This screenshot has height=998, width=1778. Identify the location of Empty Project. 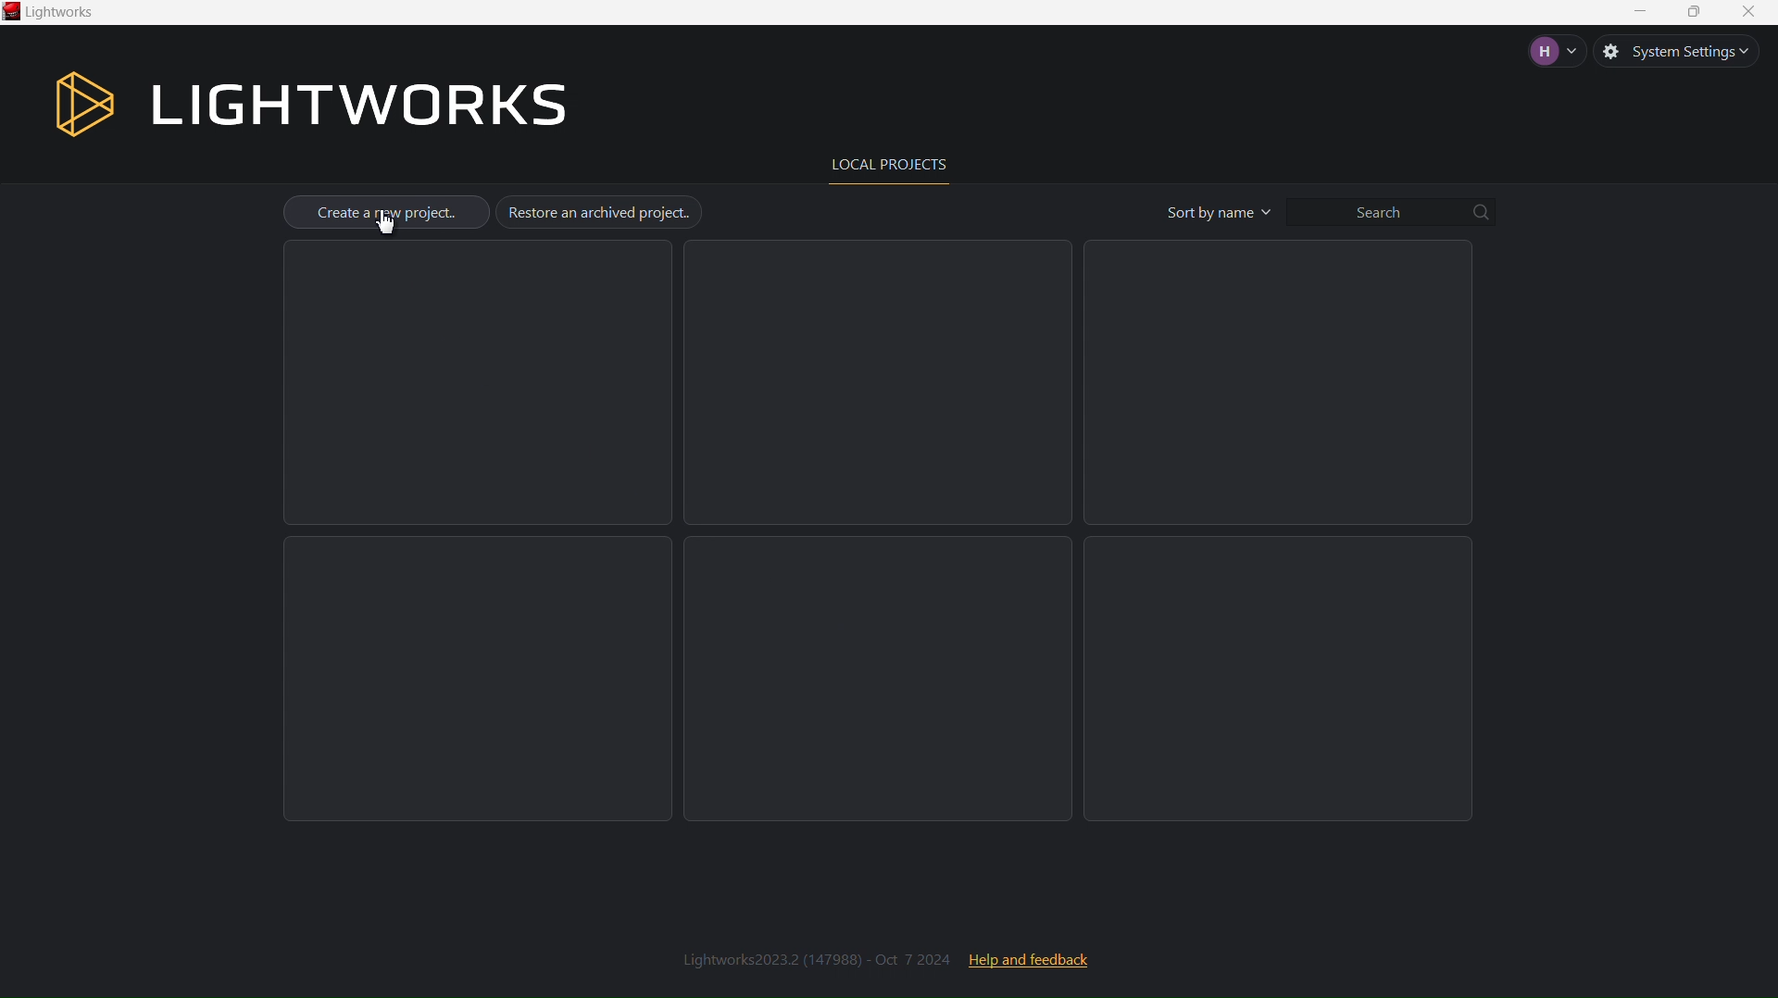
(477, 680).